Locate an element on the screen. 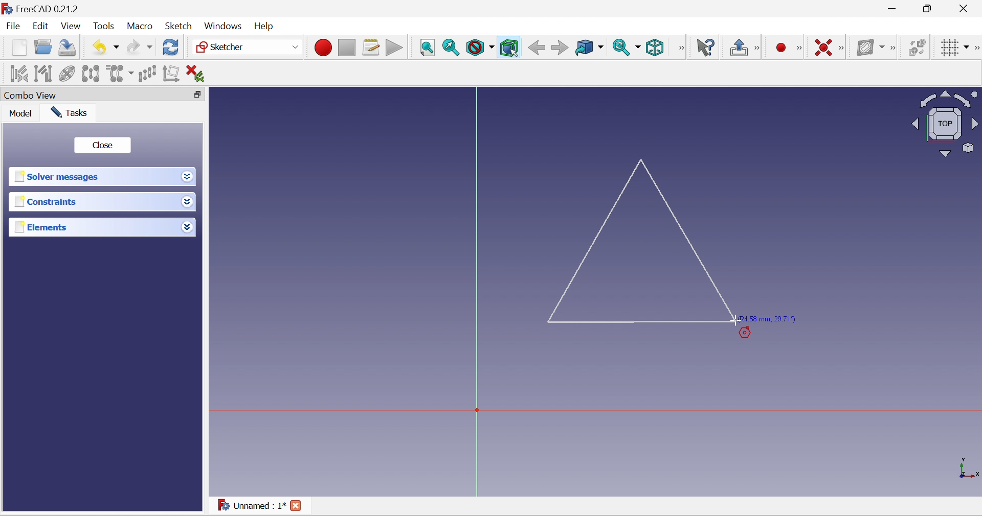  File is located at coordinates (13, 26).